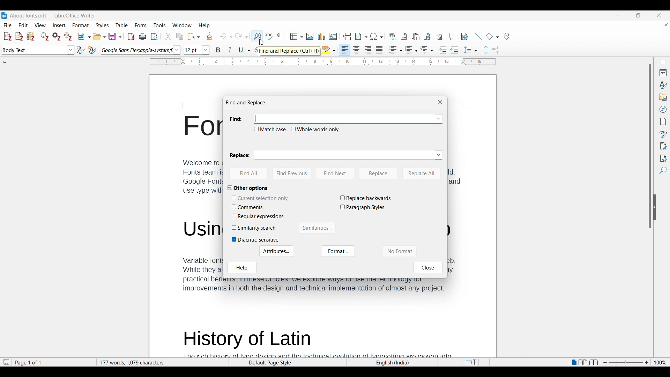 The image size is (670, 377). What do you see at coordinates (496, 50) in the screenshot?
I see `Decrease paragraph spacing` at bounding box center [496, 50].